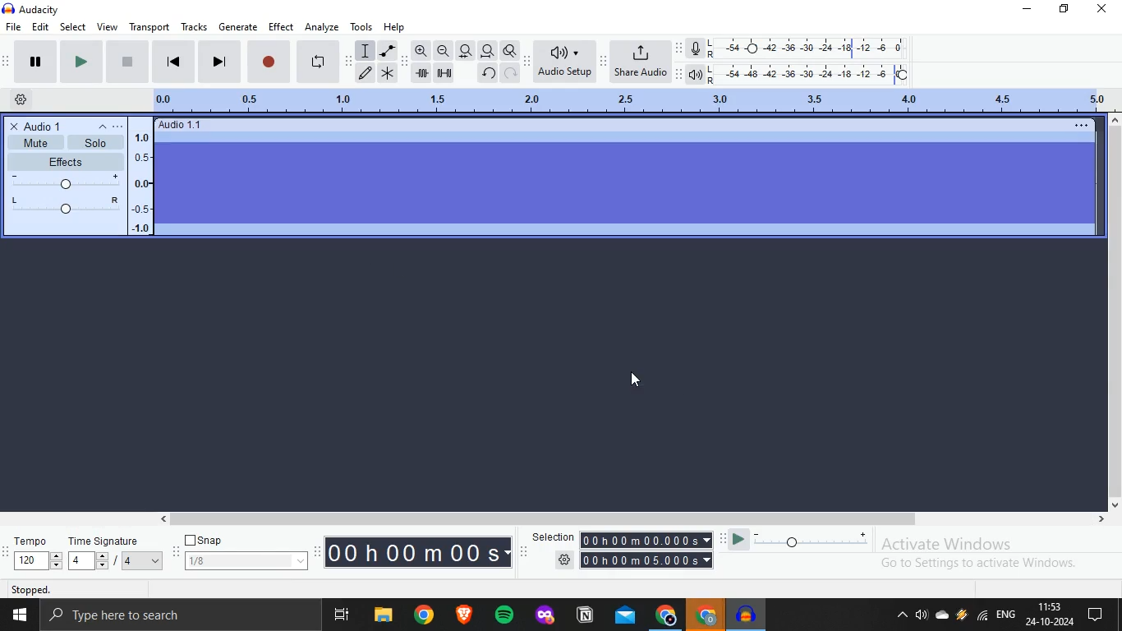 The width and height of the screenshot is (1122, 631). Describe the element at coordinates (74, 27) in the screenshot. I see `Select` at that location.